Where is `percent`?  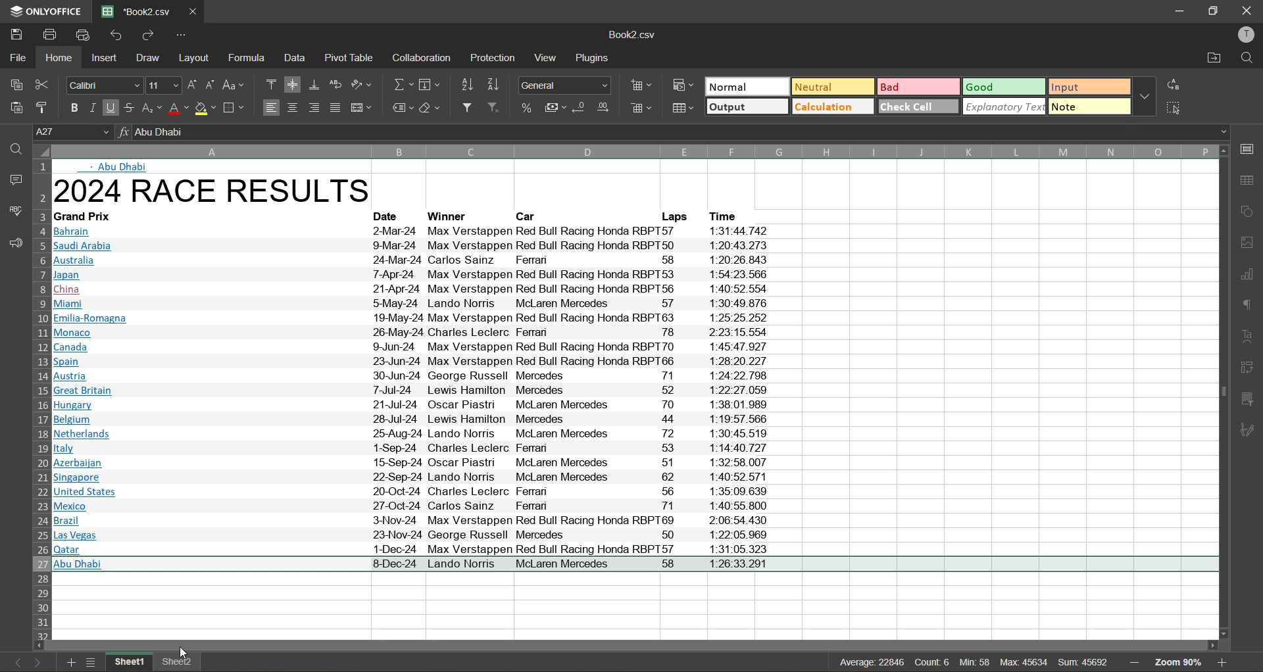
percent is located at coordinates (528, 108).